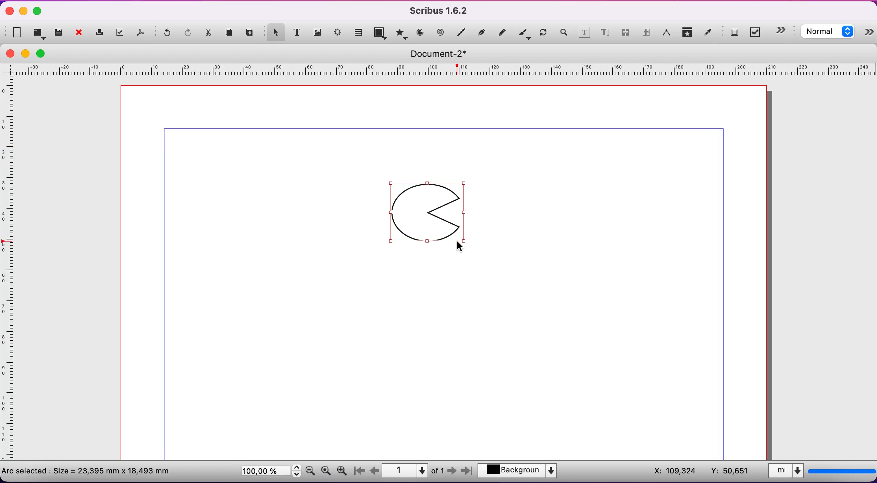 The width and height of the screenshot is (877, 483). I want to click on arc selectes size, so click(91, 470).